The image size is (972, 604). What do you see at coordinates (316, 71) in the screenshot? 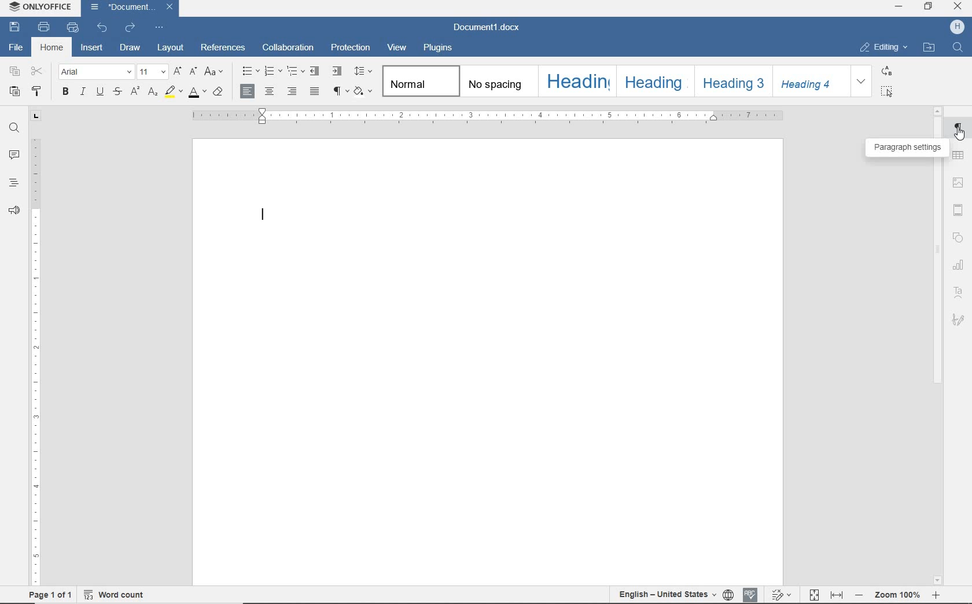
I see `decrease indent` at bounding box center [316, 71].